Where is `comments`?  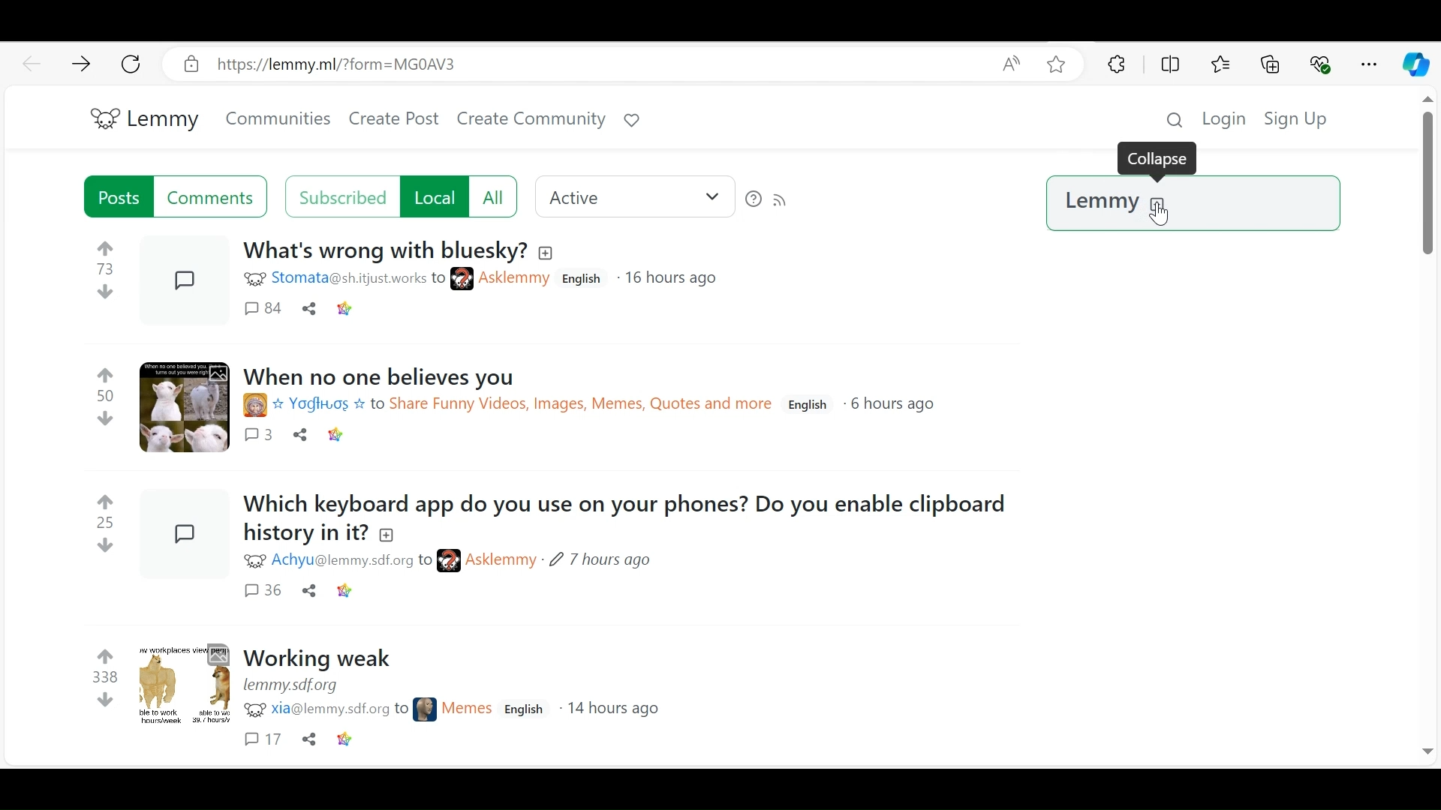
comments is located at coordinates (262, 307).